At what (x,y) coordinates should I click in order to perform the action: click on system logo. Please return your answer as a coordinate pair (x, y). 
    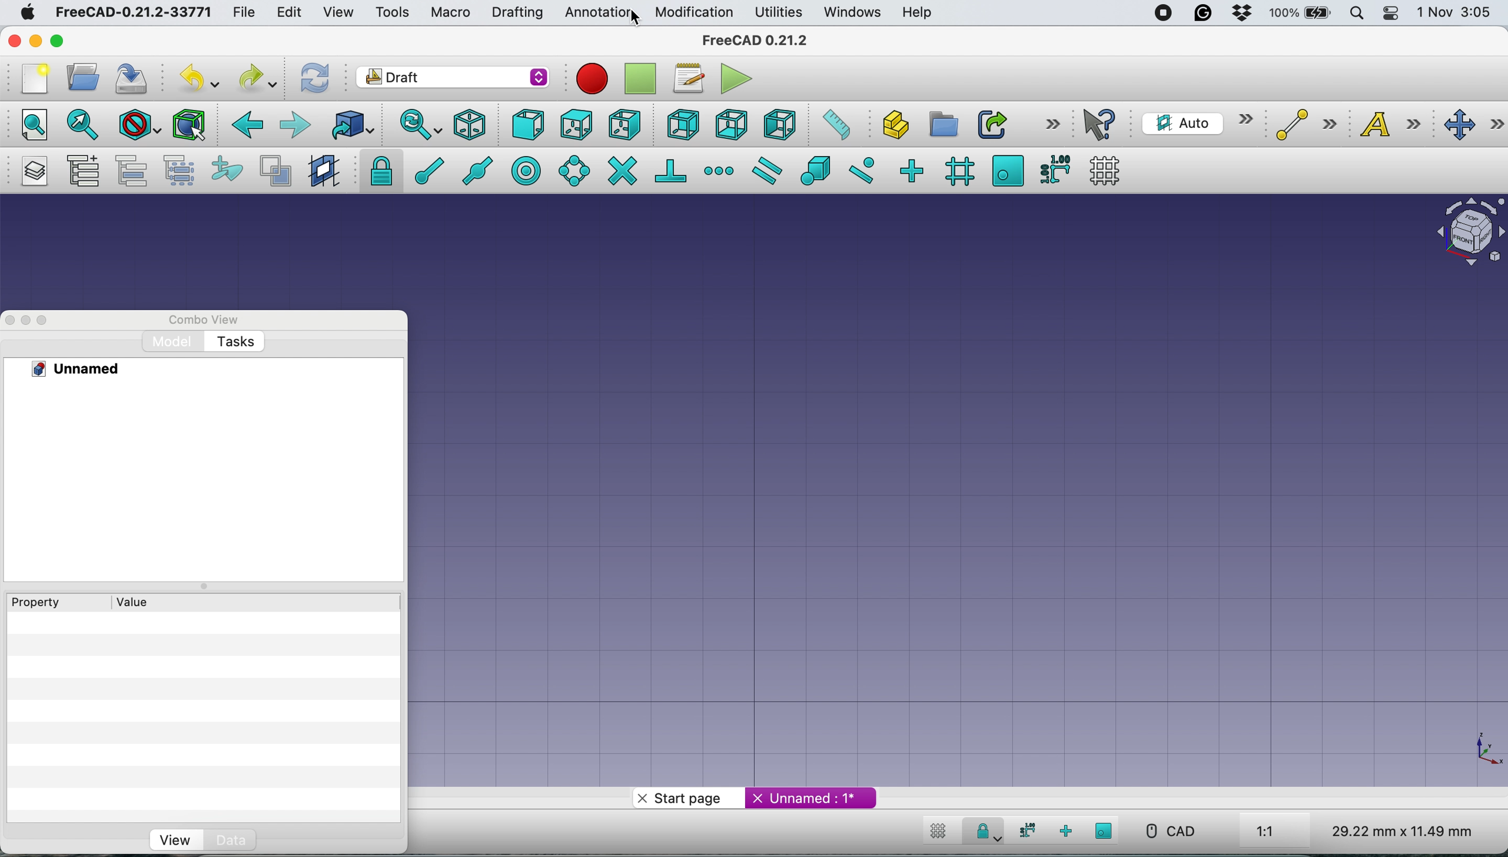
    Looking at the image, I should click on (26, 12).